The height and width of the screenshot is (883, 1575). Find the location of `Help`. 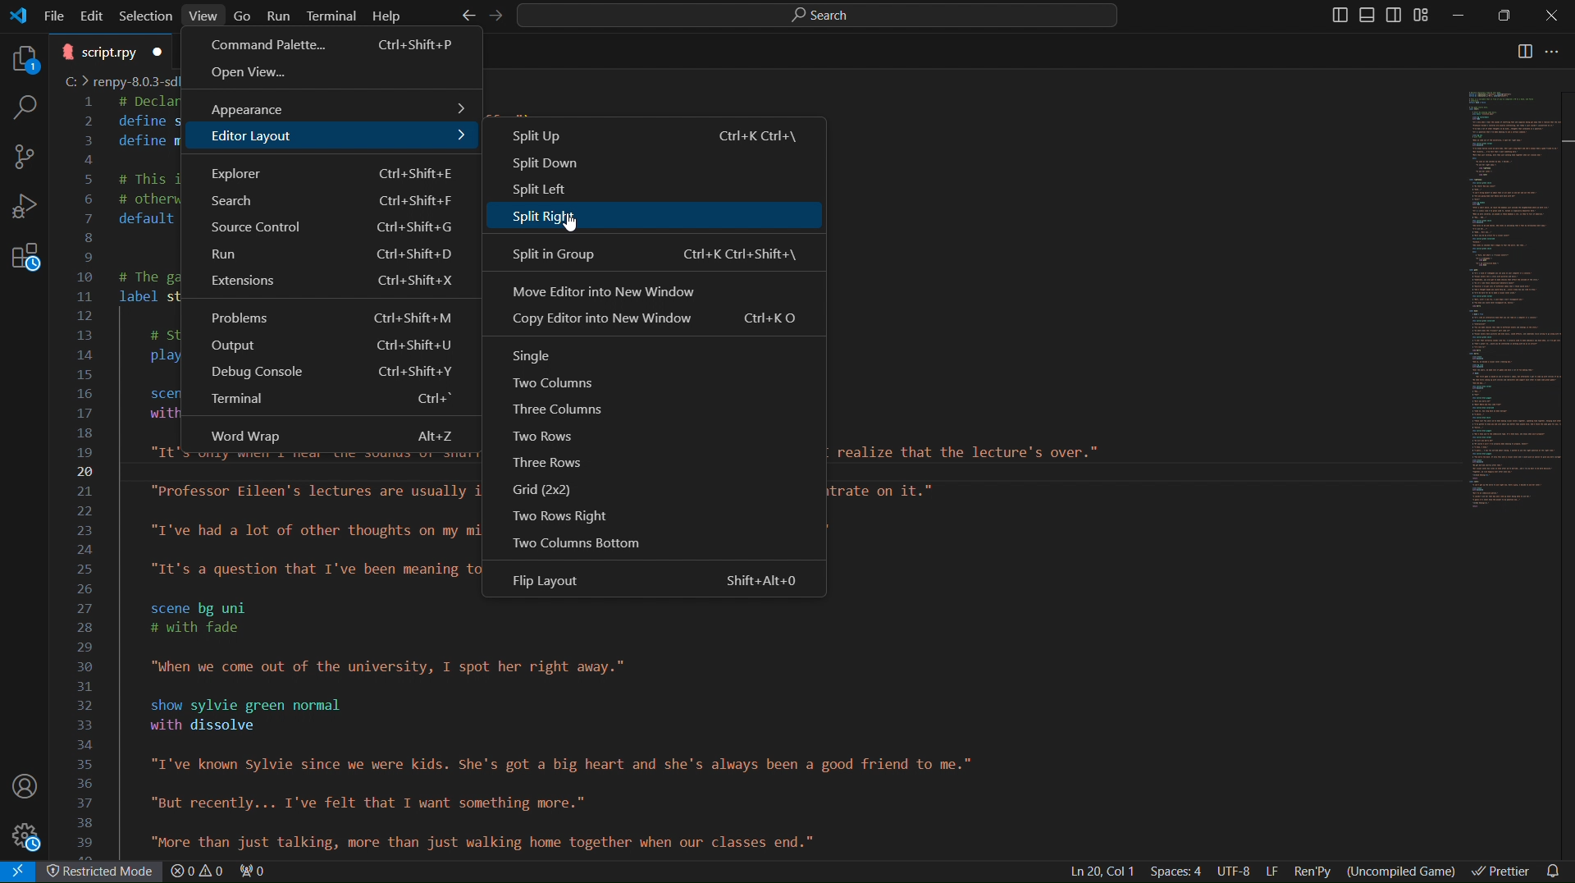

Help is located at coordinates (386, 15).